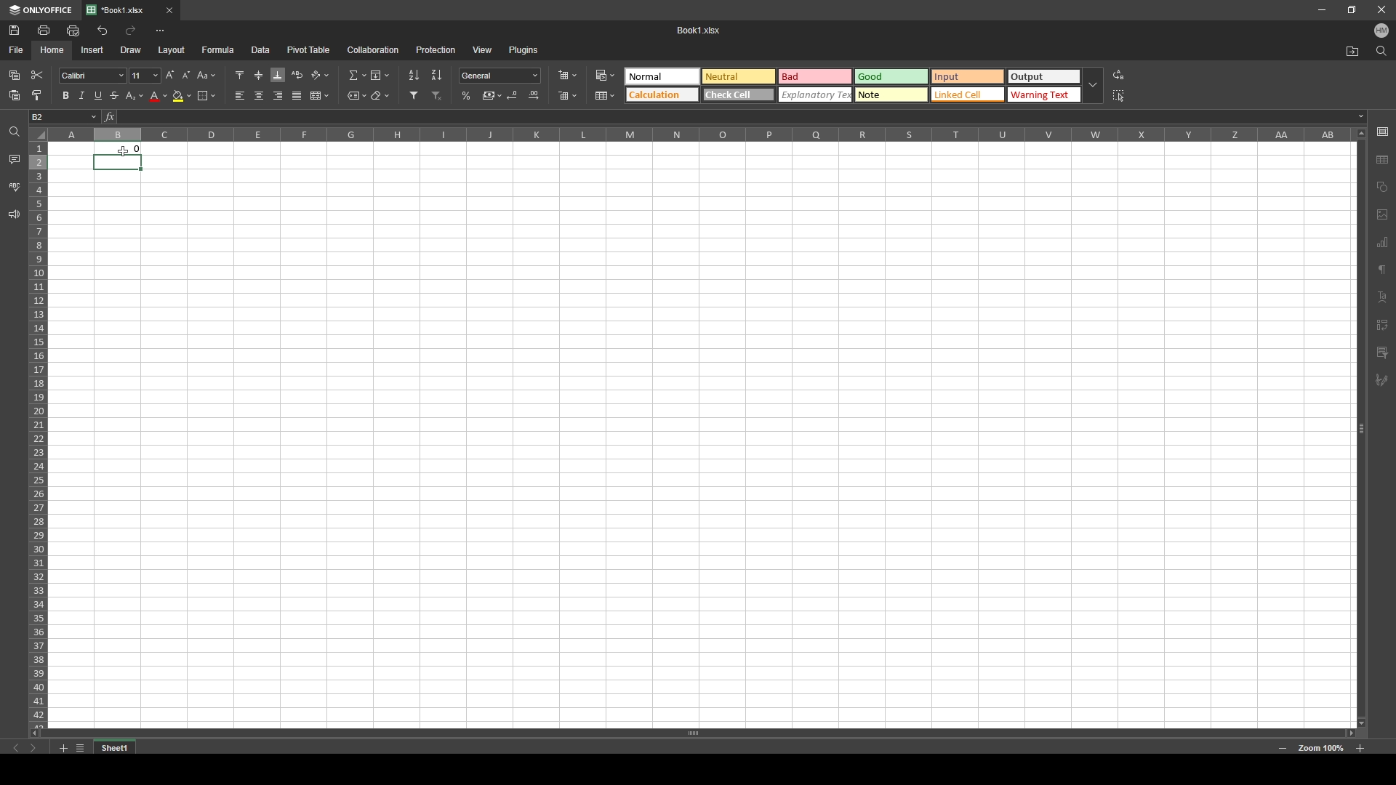 This screenshot has width=1396, height=785. What do you see at coordinates (1093, 86) in the screenshot?
I see `expand` at bounding box center [1093, 86].